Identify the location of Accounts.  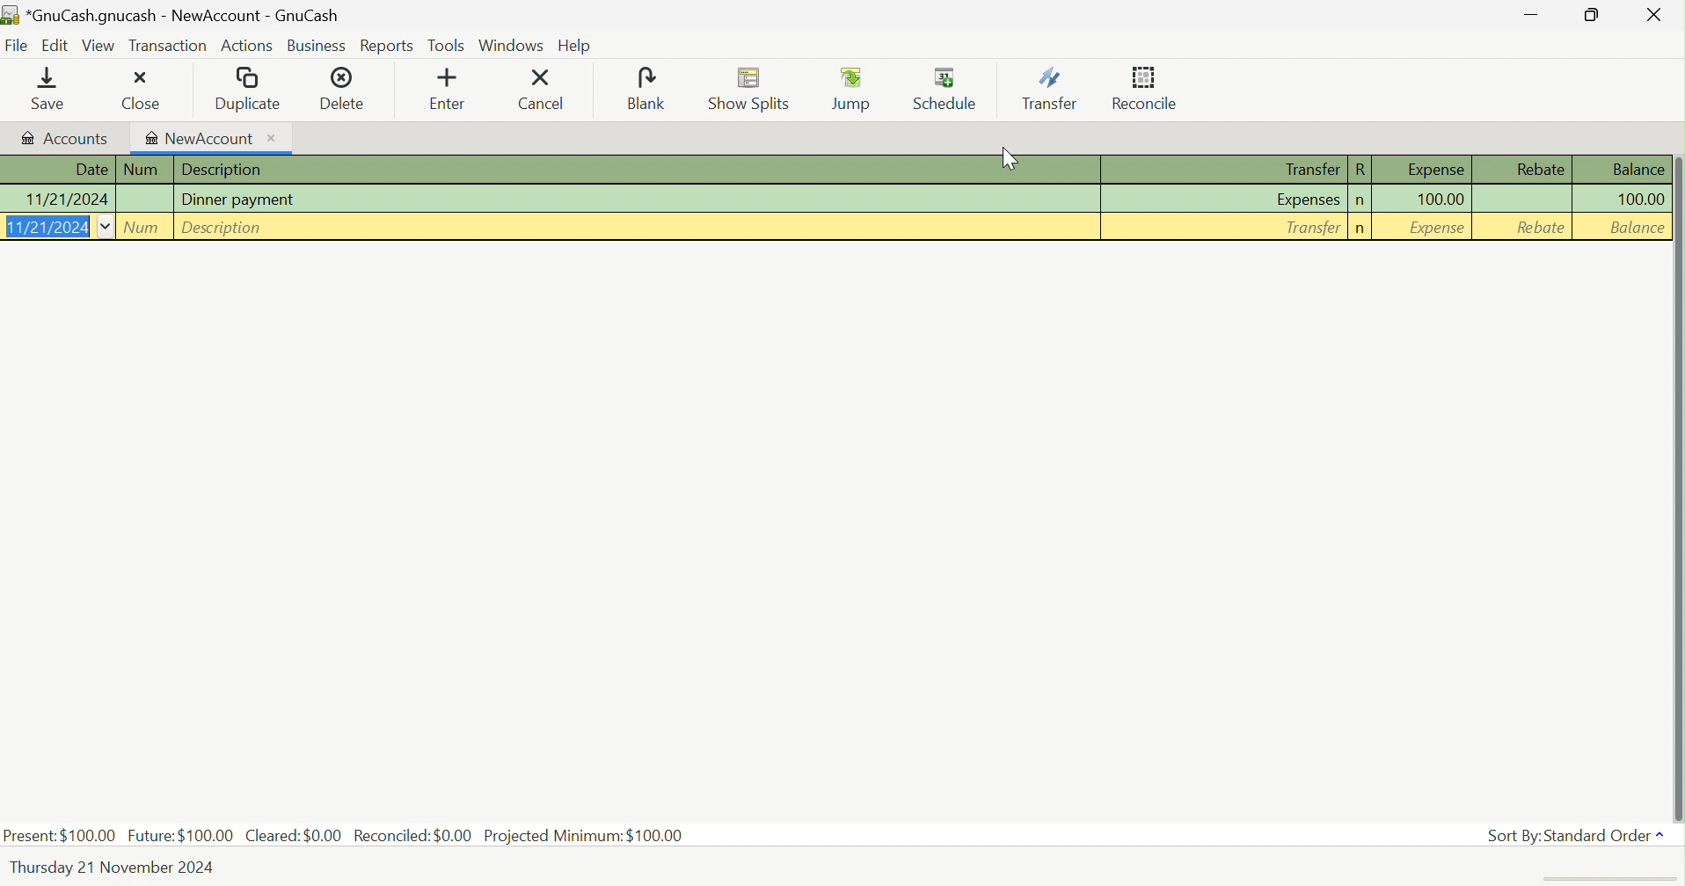
(64, 136).